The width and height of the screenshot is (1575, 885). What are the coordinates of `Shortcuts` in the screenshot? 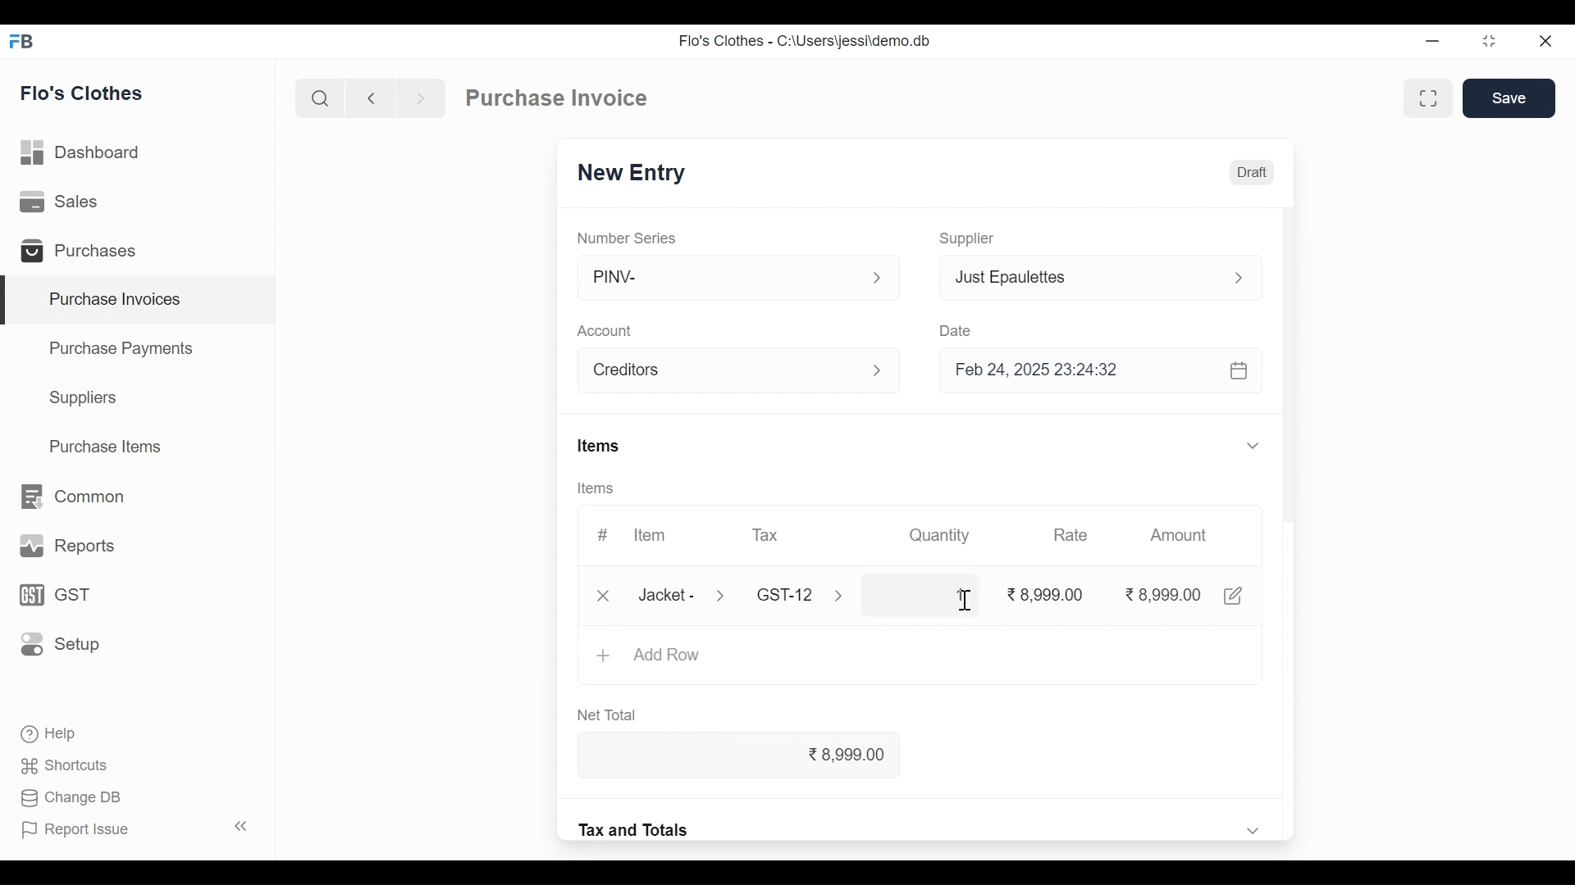 It's located at (65, 767).